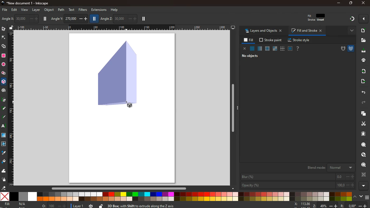  Describe the element at coordinates (304, 205) in the screenshot. I see `zoom` at that location.